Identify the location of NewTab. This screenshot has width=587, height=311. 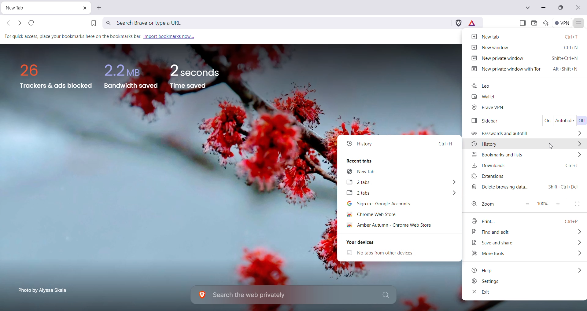
(401, 172).